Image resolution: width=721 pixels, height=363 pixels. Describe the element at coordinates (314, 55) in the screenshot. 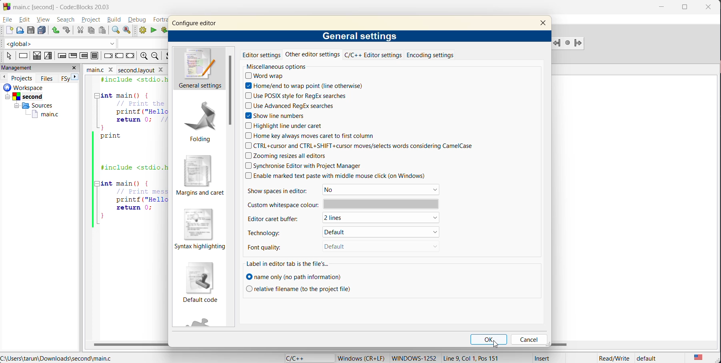

I see `other editor settings` at that location.